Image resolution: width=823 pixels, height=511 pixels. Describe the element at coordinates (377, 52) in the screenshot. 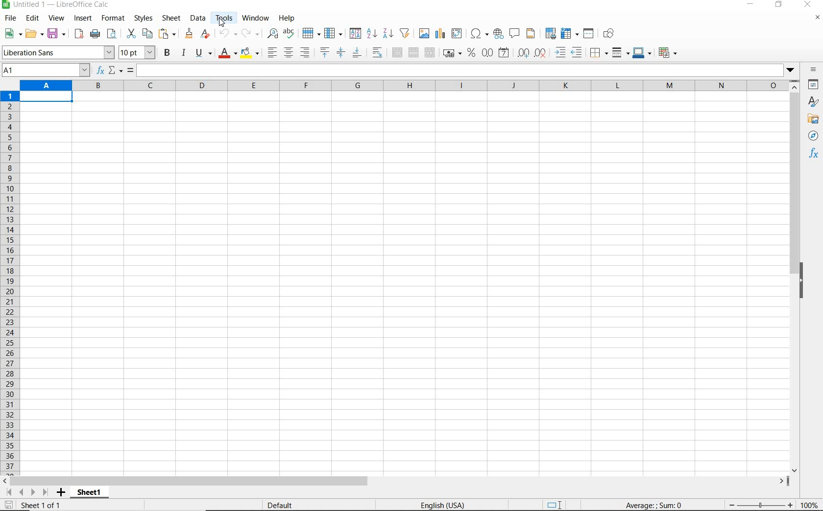

I see `wrap text` at that location.